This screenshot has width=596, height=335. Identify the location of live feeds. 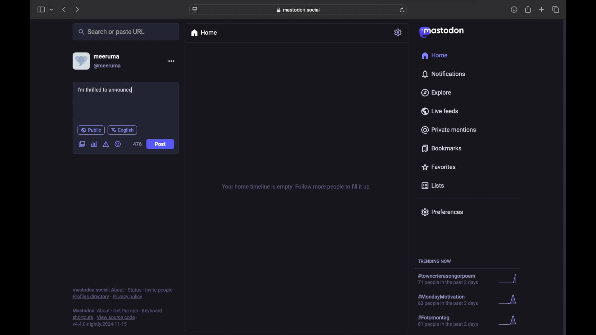
(439, 111).